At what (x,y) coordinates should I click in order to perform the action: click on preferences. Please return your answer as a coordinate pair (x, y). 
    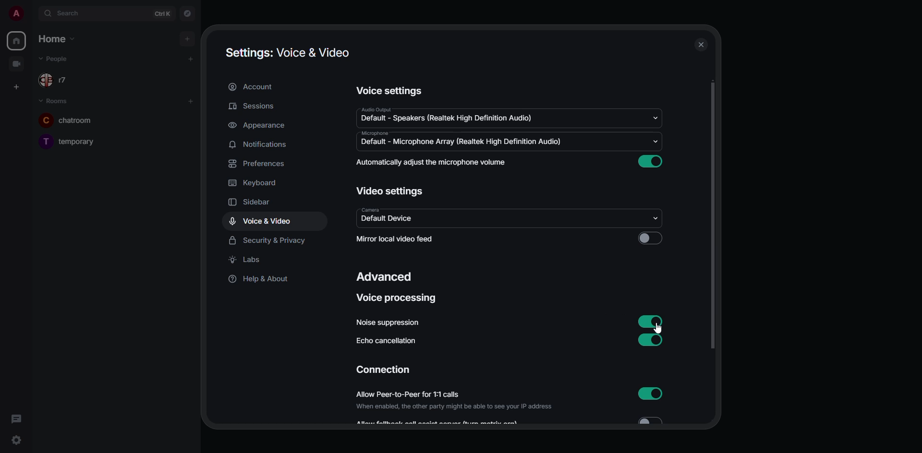
    Looking at the image, I should click on (260, 164).